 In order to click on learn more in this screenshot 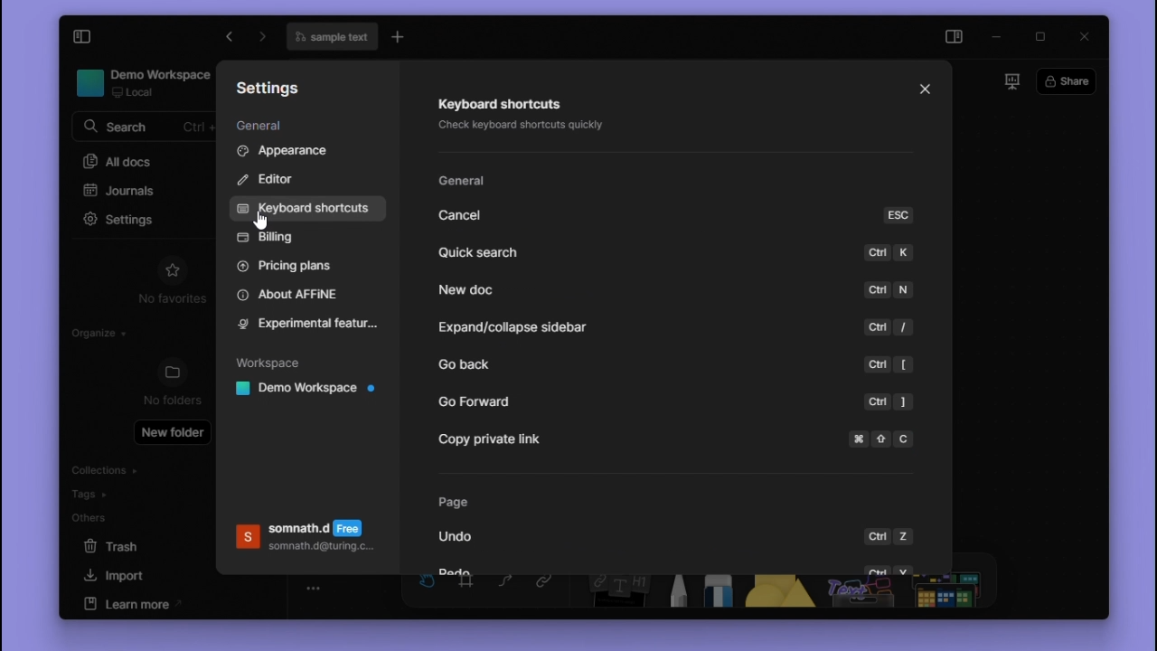, I will do `click(136, 603)`.